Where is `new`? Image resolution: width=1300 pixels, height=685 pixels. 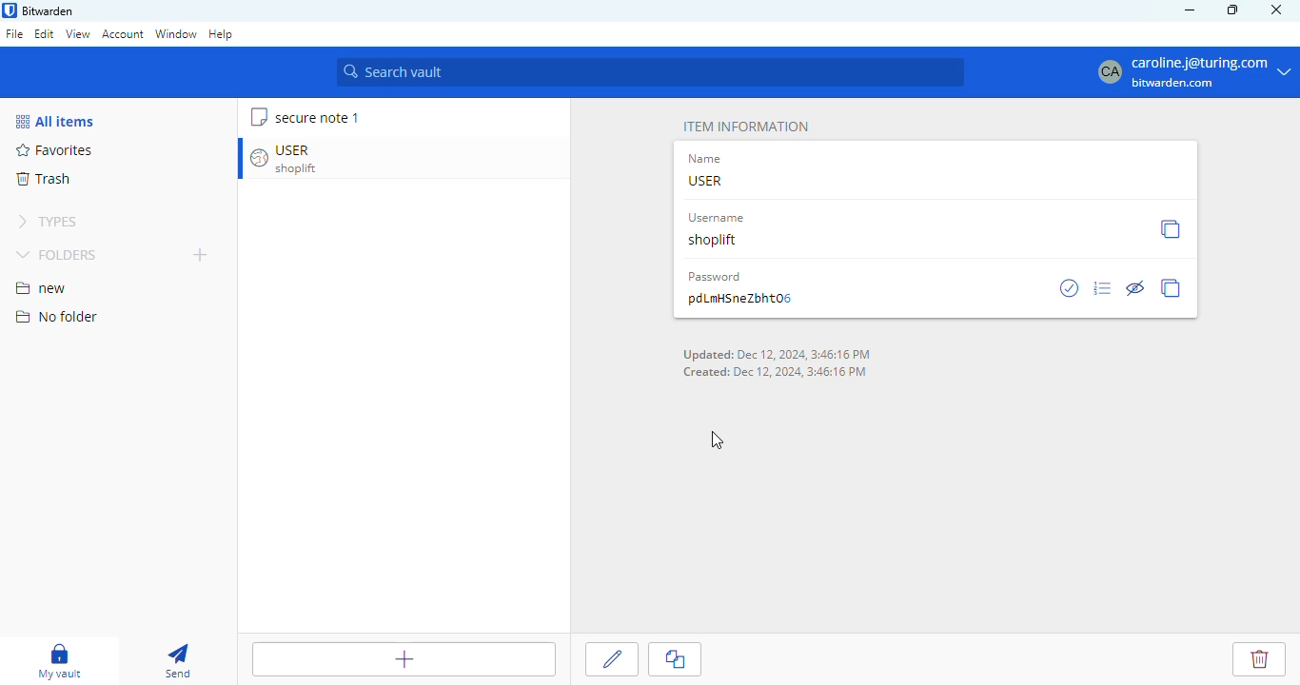
new is located at coordinates (42, 288).